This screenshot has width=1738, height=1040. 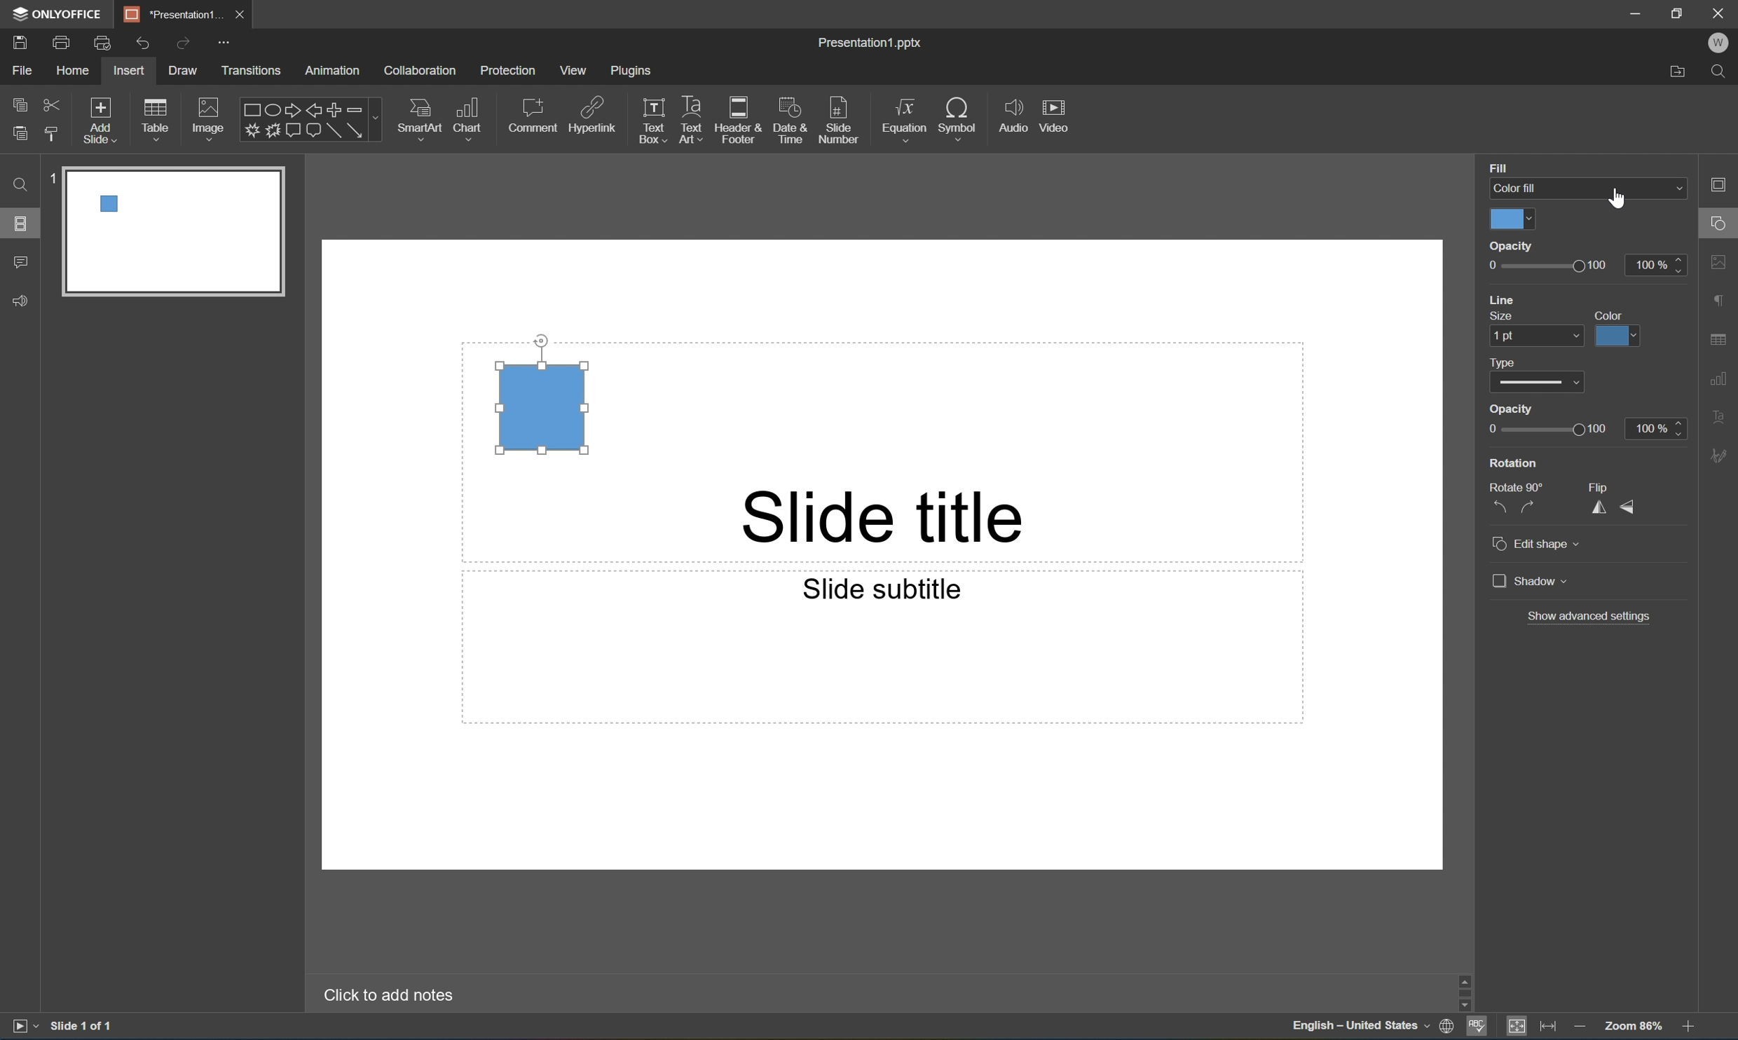 What do you see at coordinates (788, 118) in the screenshot?
I see `Date & Time` at bounding box center [788, 118].